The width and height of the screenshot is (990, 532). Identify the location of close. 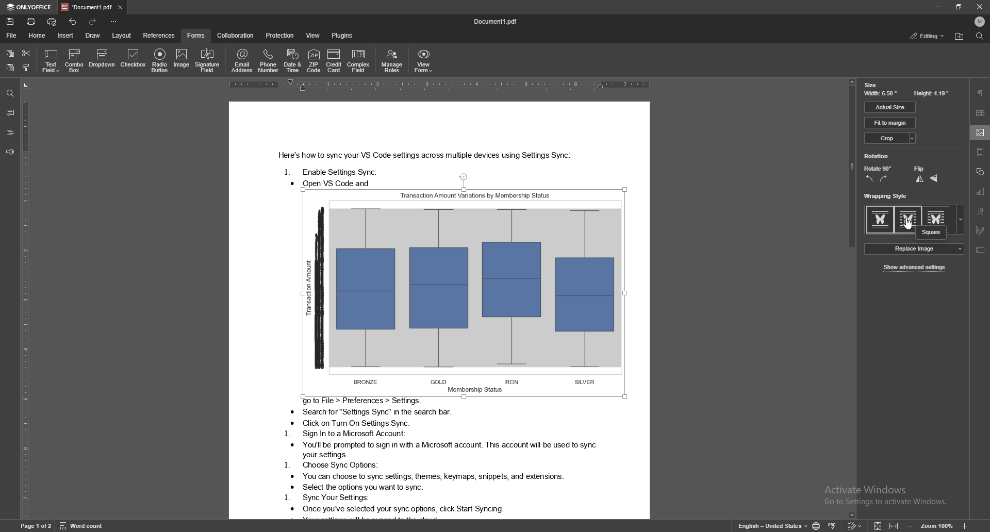
(979, 7).